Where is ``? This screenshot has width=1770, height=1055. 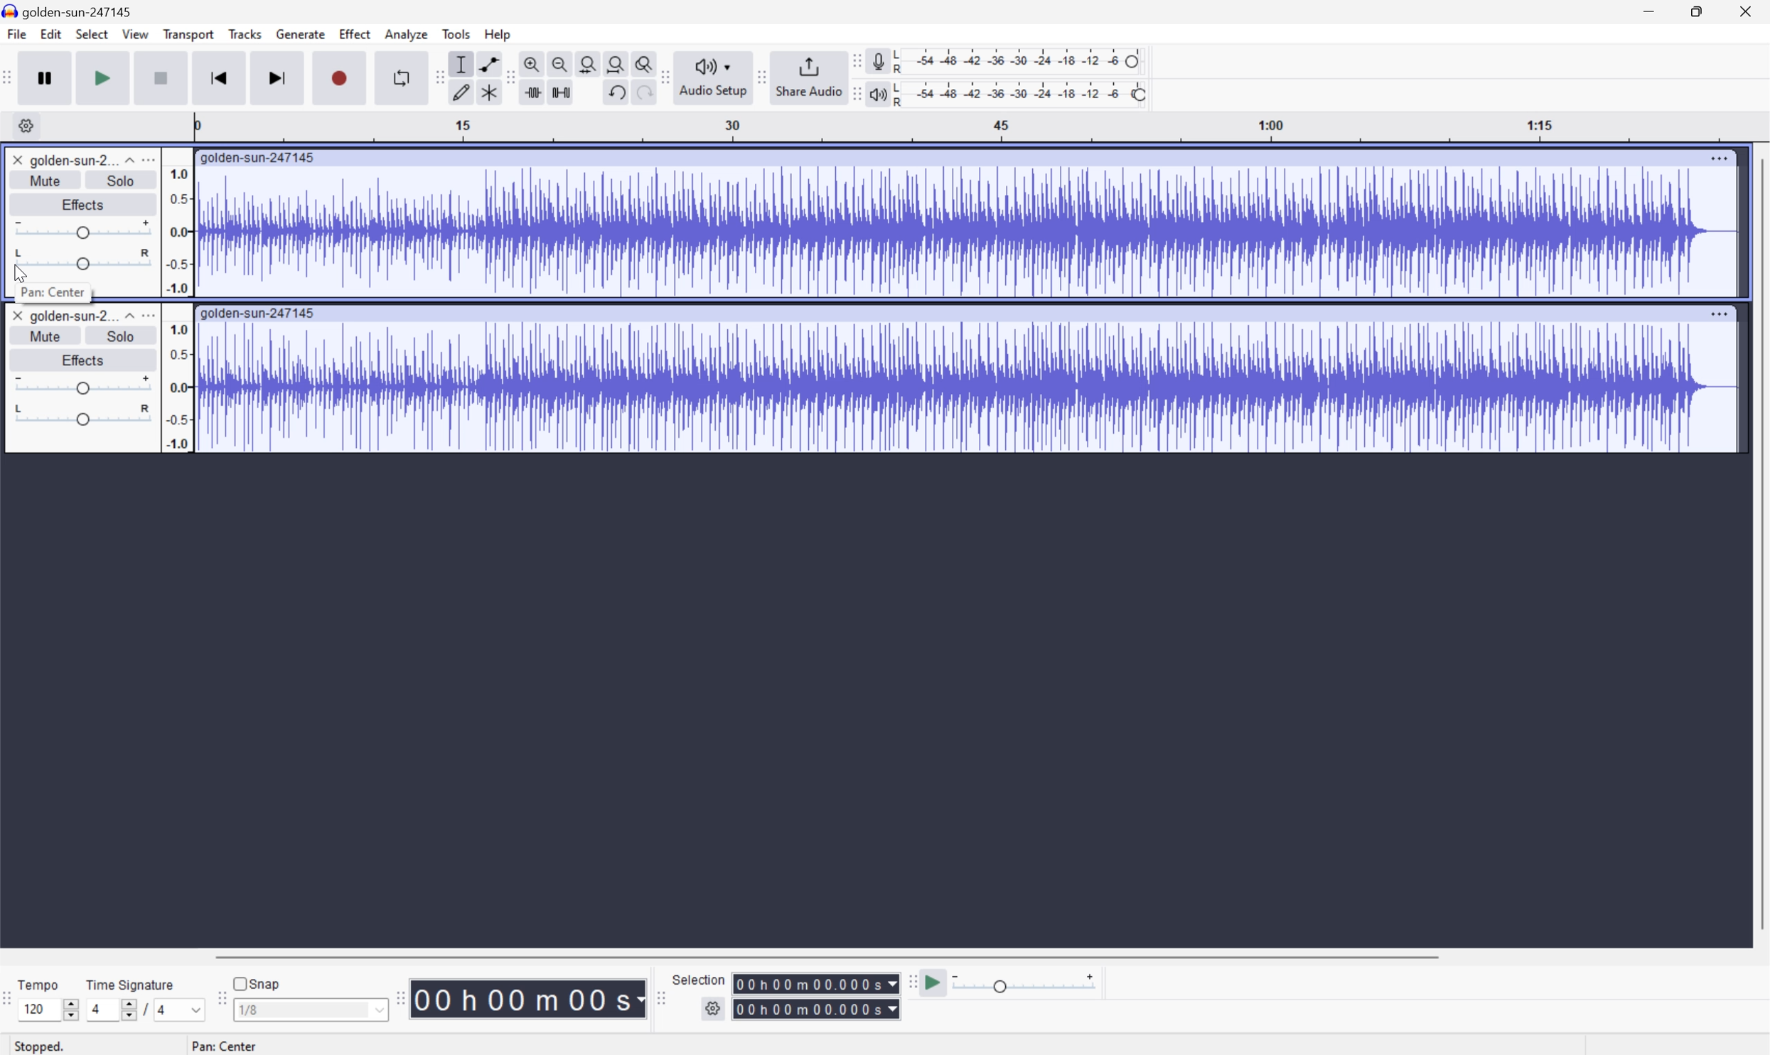  is located at coordinates (399, 997).